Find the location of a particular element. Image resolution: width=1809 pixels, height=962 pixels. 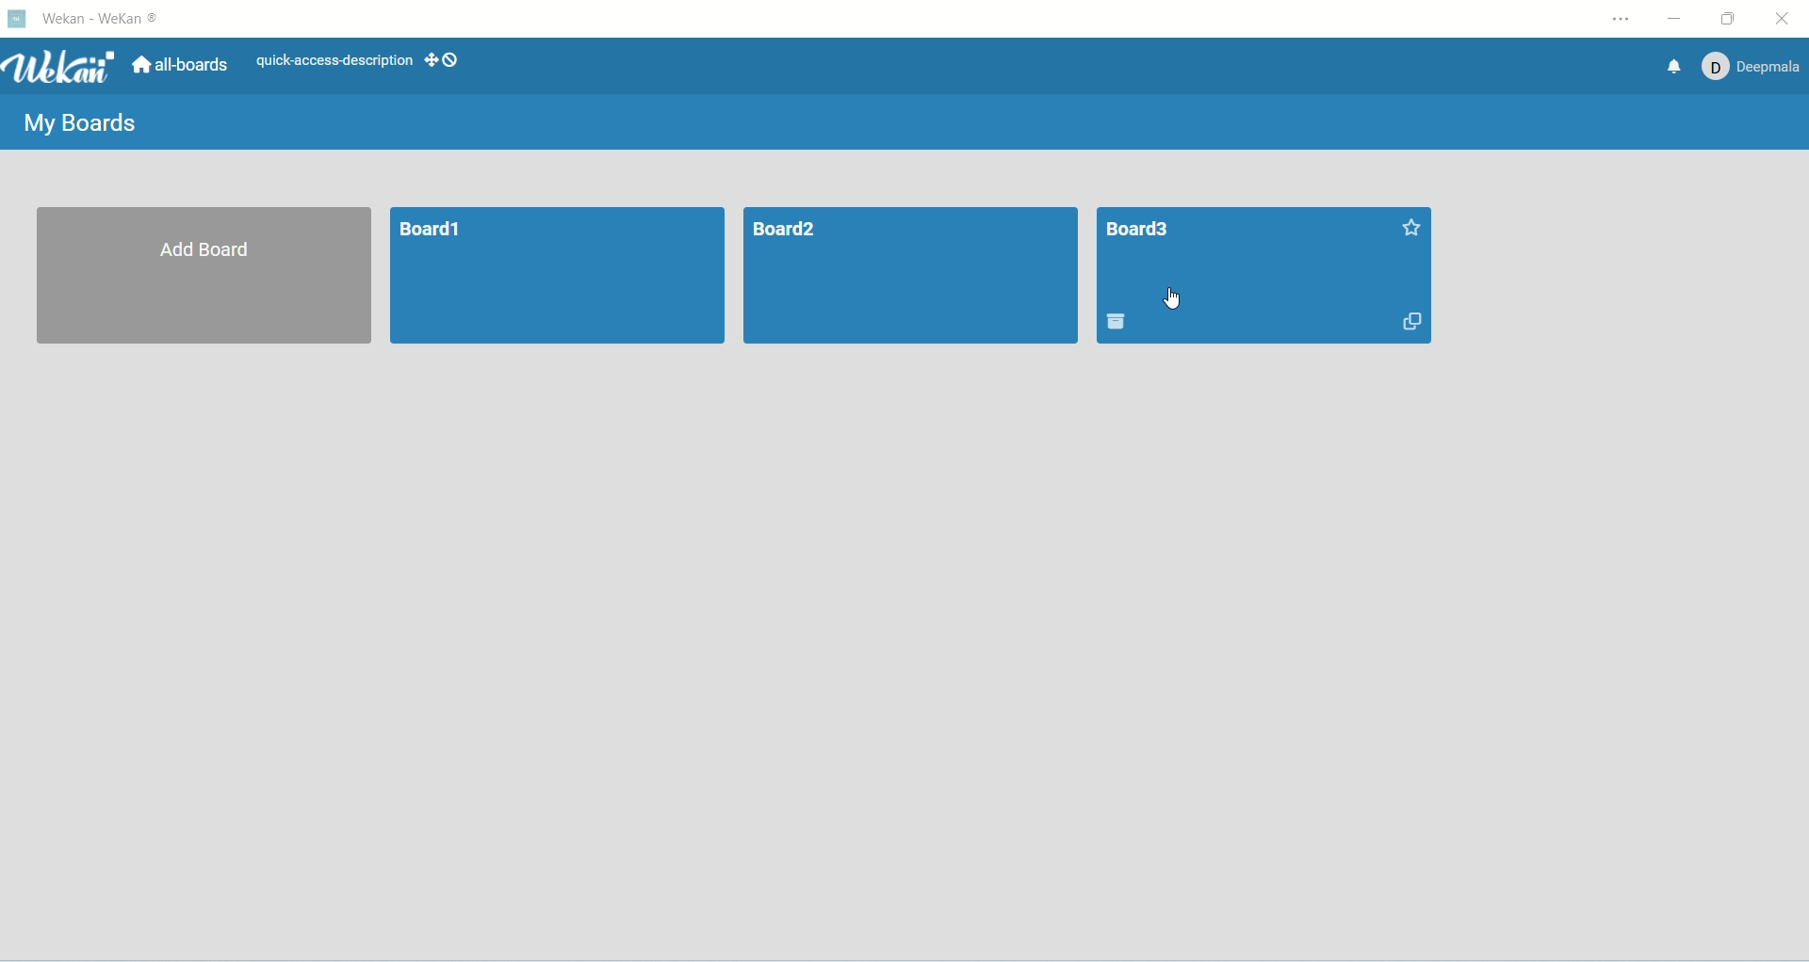

cursor is located at coordinates (1172, 298).